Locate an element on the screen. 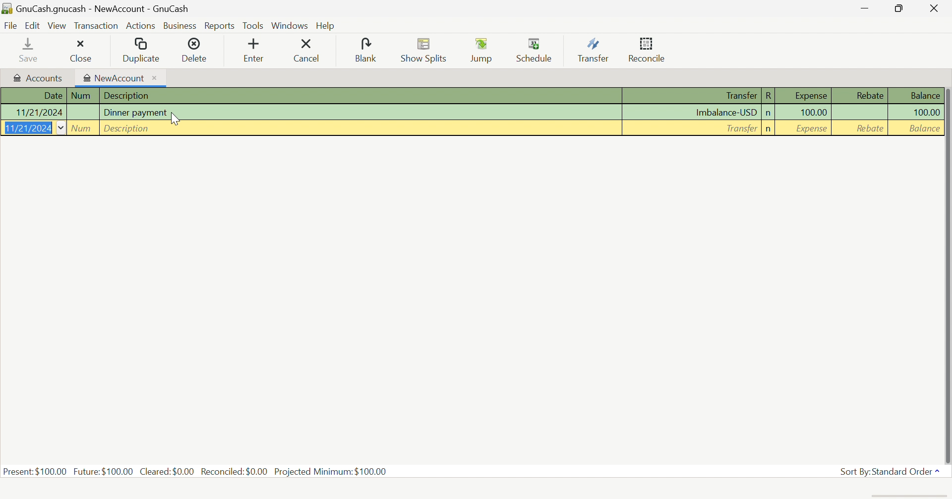 Image resolution: width=952 pixels, height=499 pixels. R is located at coordinates (770, 96).